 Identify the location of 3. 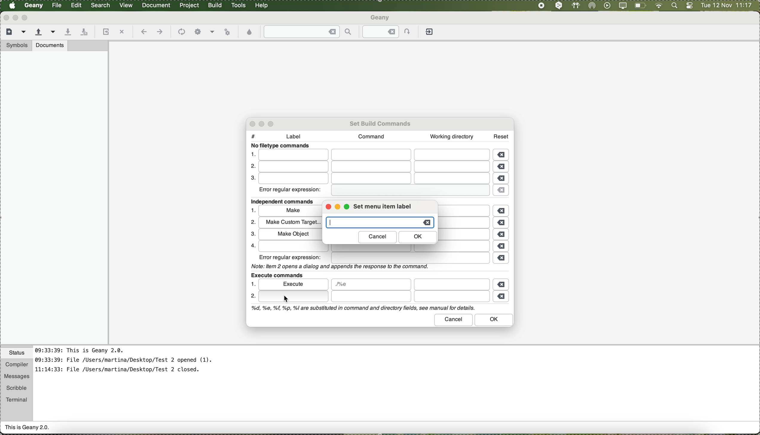
(251, 234).